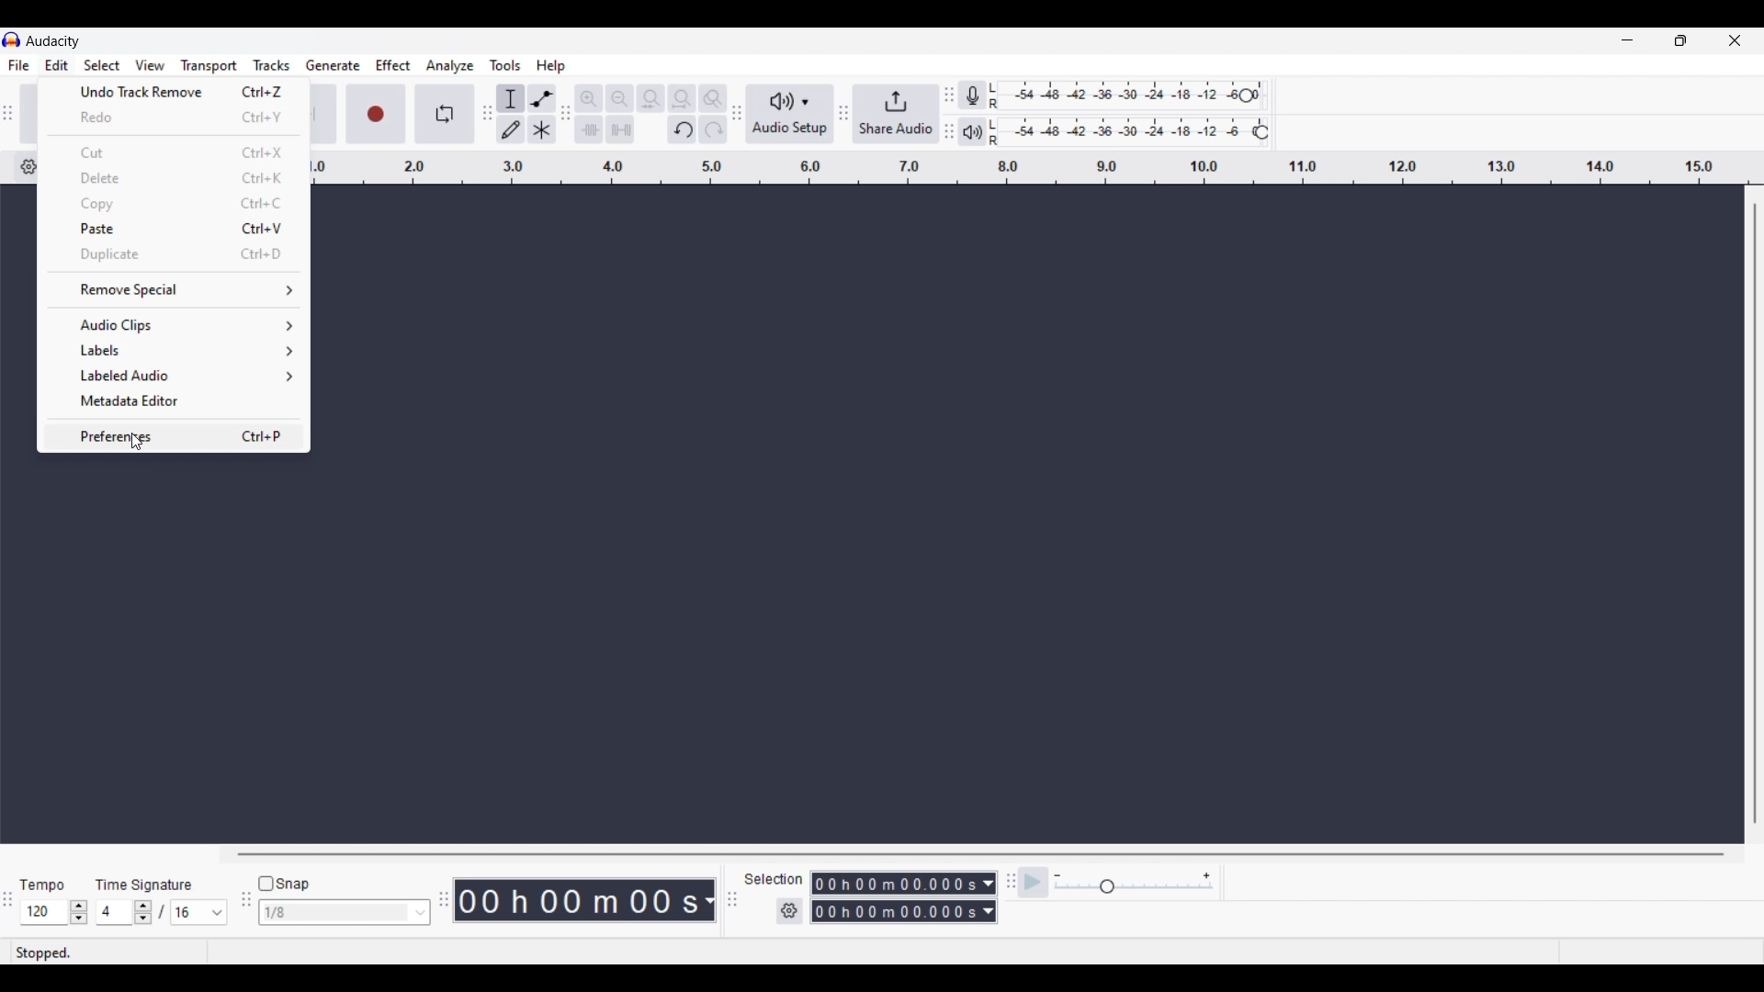 This screenshot has width=1764, height=992. Describe the element at coordinates (896, 114) in the screenshot. I see `Share audio` at that location.